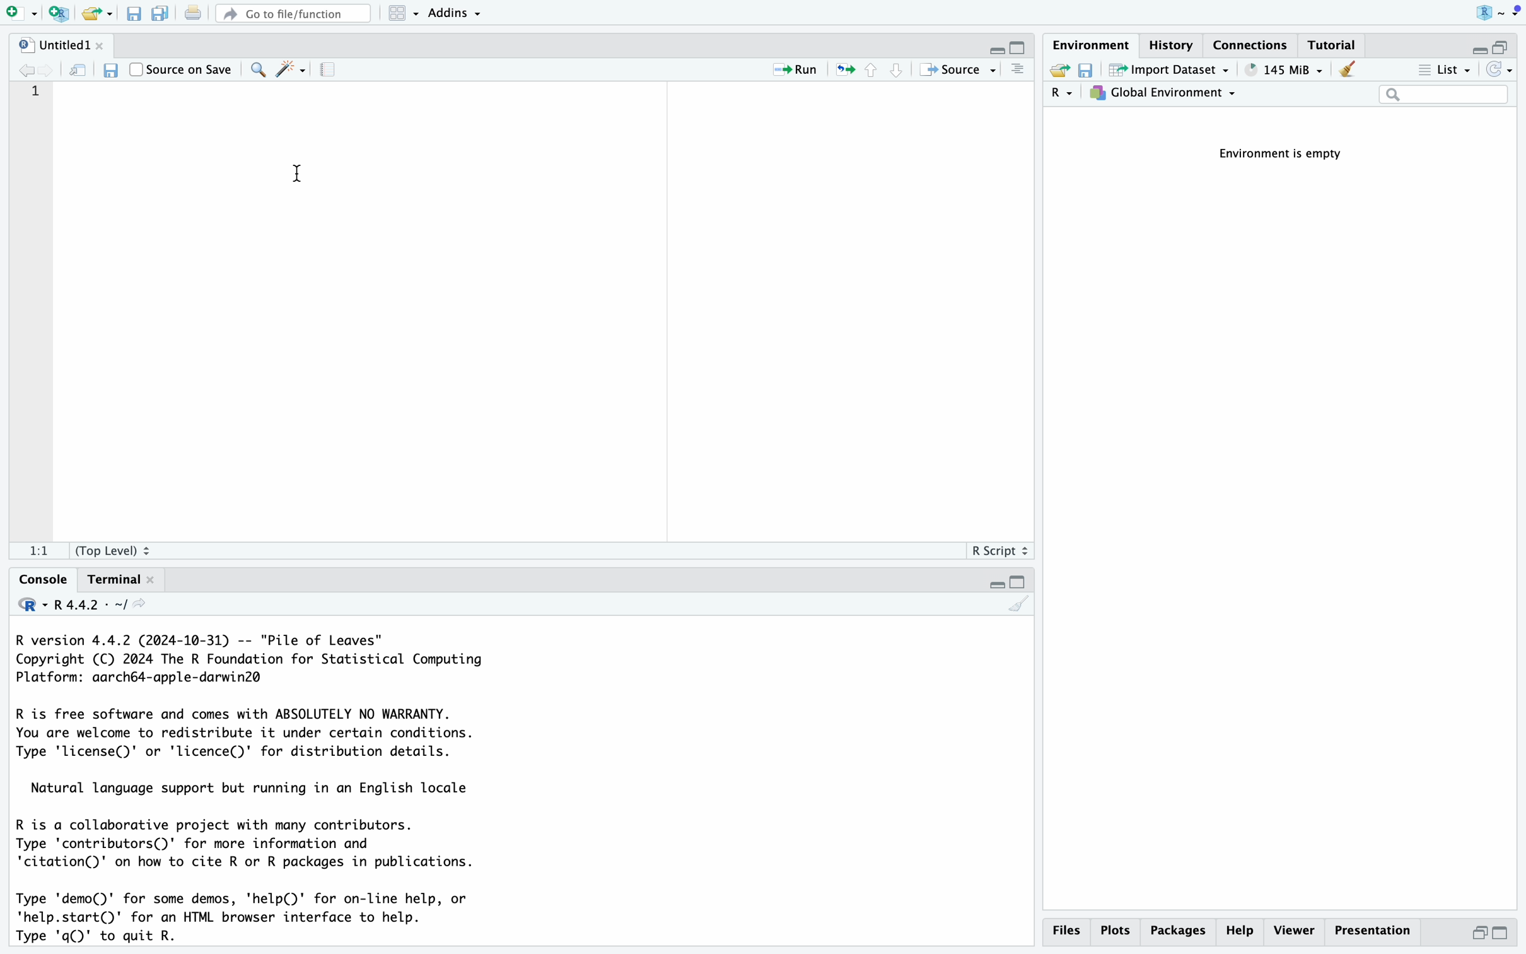 This screenshot has width=1526, height=954. Describe the element at coordinates (1508, 41) in the screenshot. I see `maximize` at that location.